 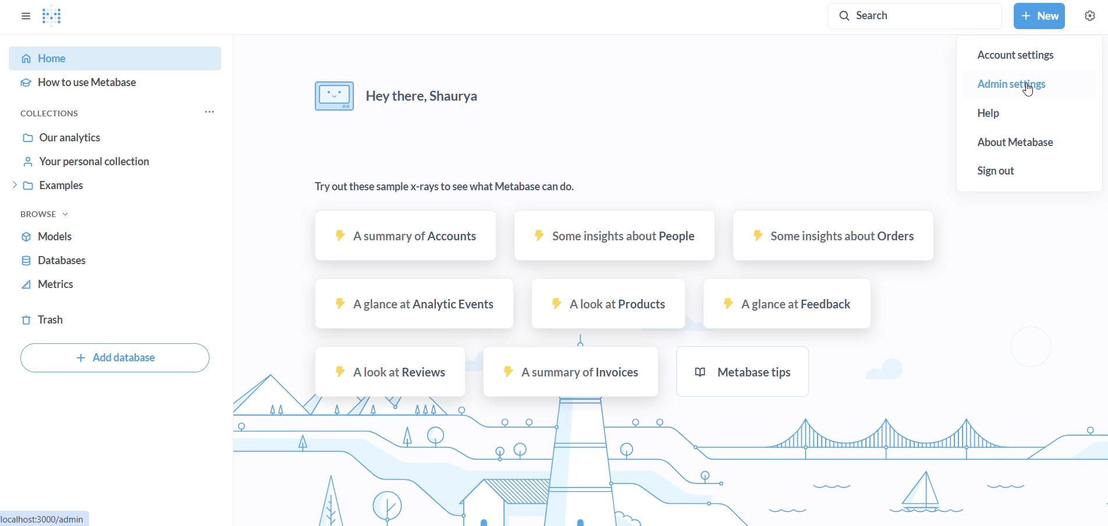 What do you see at coordinates (790, 304) in the screenshot?
I see `¥ Aglance at Feedback` at bounding box center [790, 304].